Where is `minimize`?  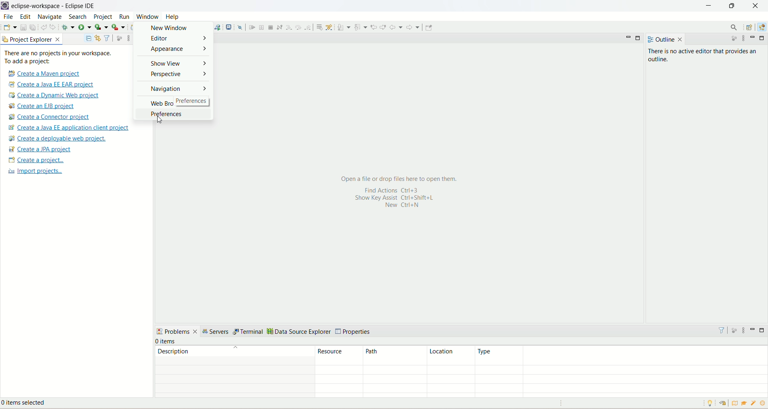 minimize is located at coordinates (754, 38).